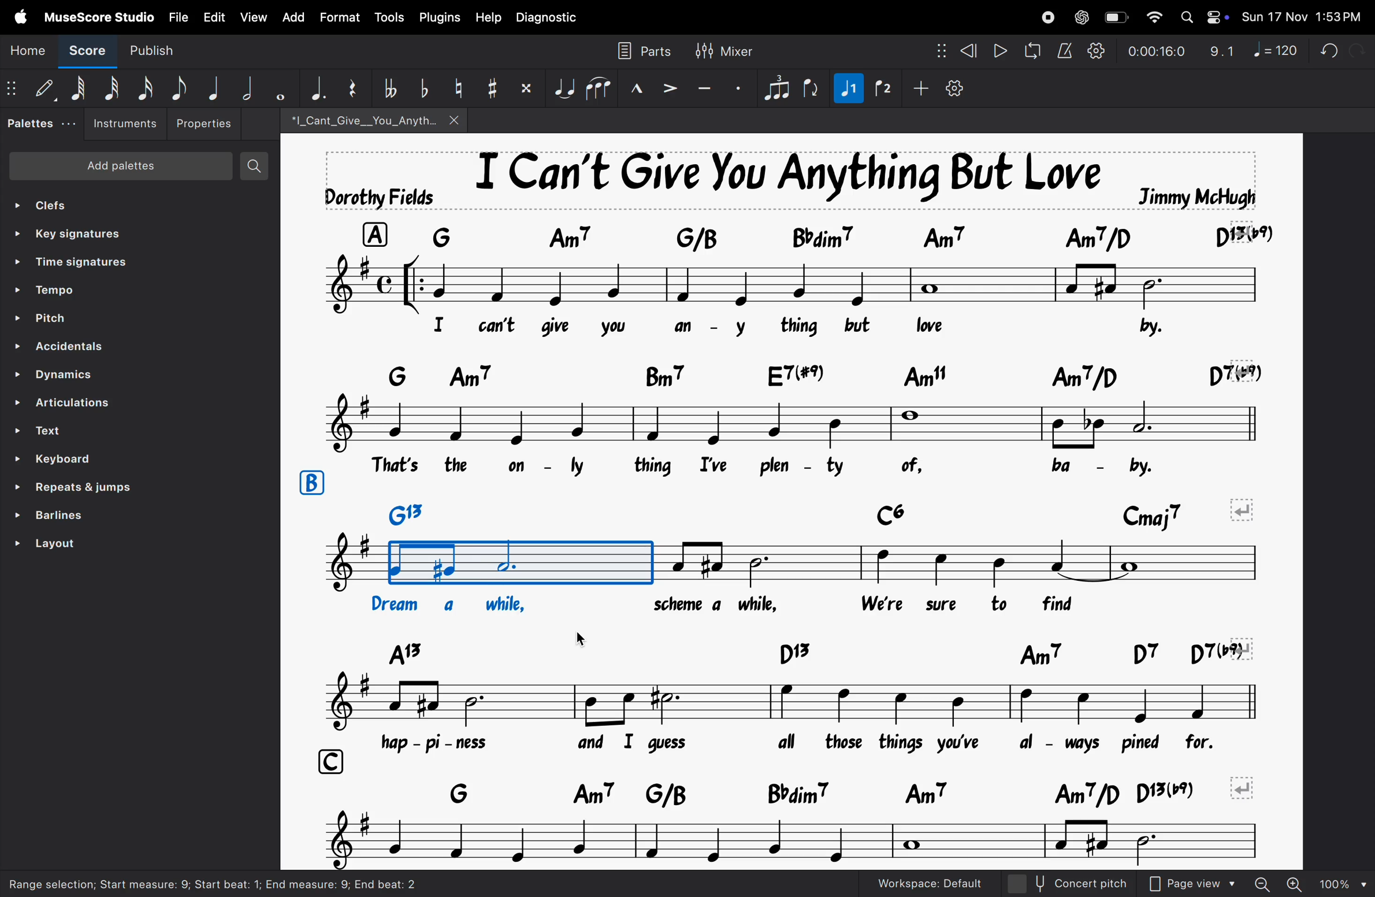  Describe the element at coordinates (1118, 17) in the screenshot. I see `battery` at that location.